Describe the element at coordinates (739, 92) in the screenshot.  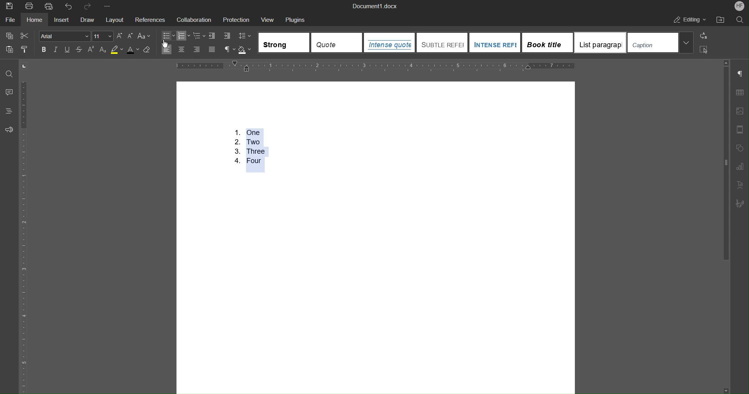
I see `Table` at that location.